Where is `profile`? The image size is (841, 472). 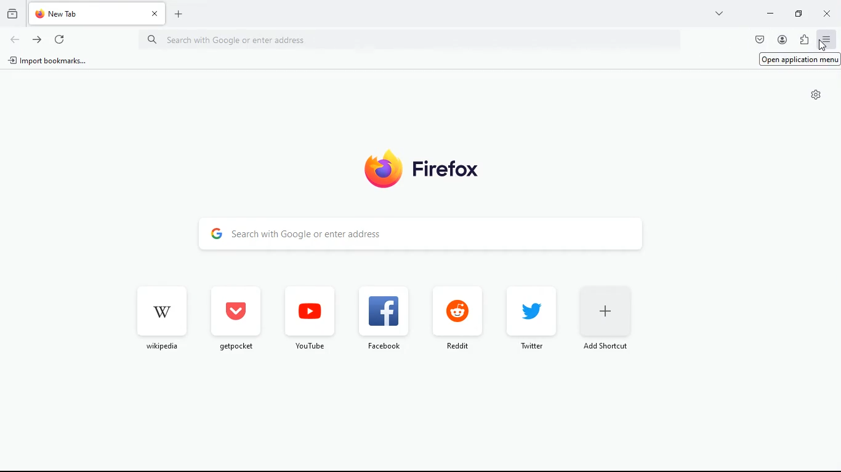 profile is located at coordinates (783, 42).